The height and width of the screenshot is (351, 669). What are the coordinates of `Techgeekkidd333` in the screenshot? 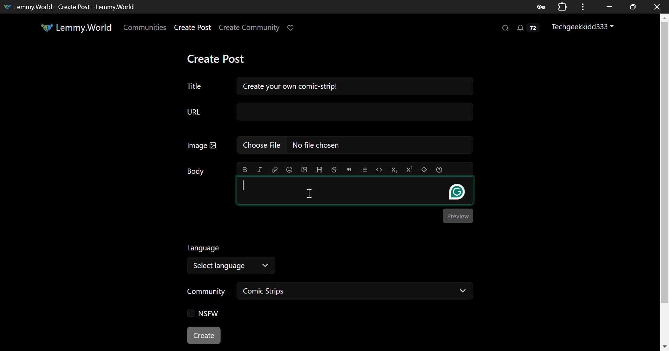 It's located at (584, 28).